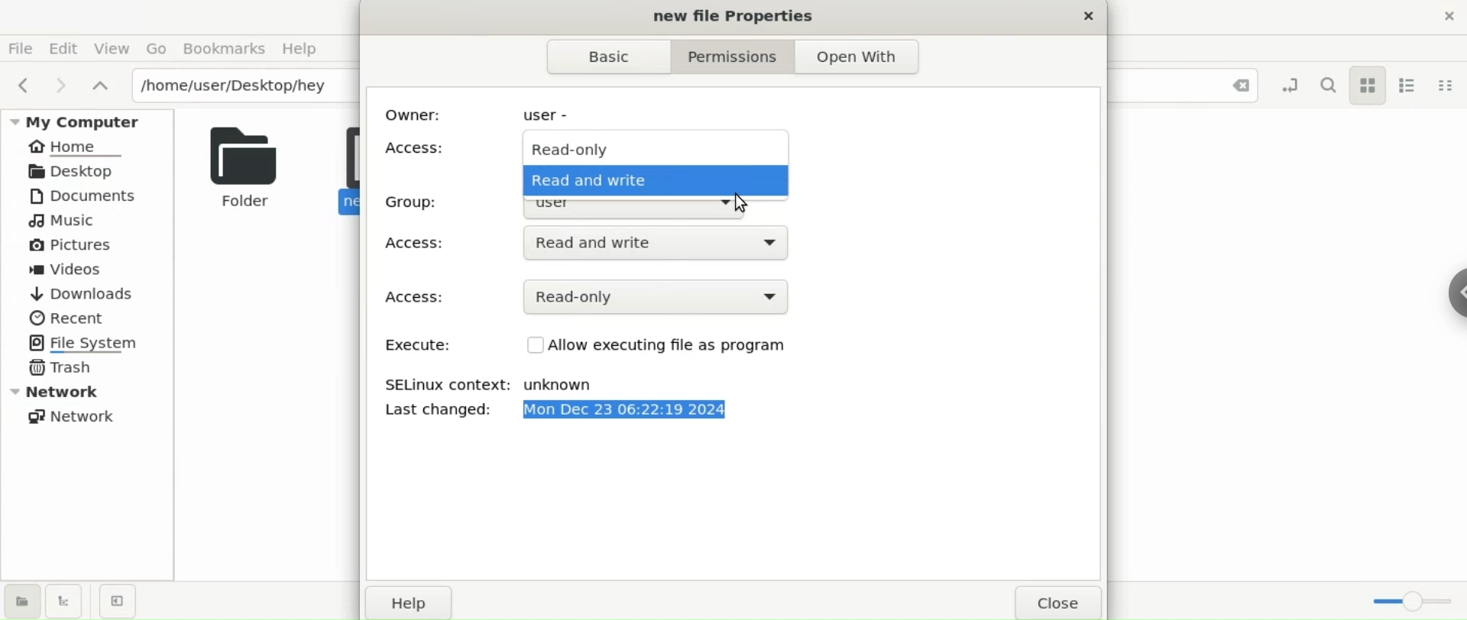  What do you see at coordinates (523, 347) in the screenshot?
I see `Checkbox` at bounding box center [523, 347].